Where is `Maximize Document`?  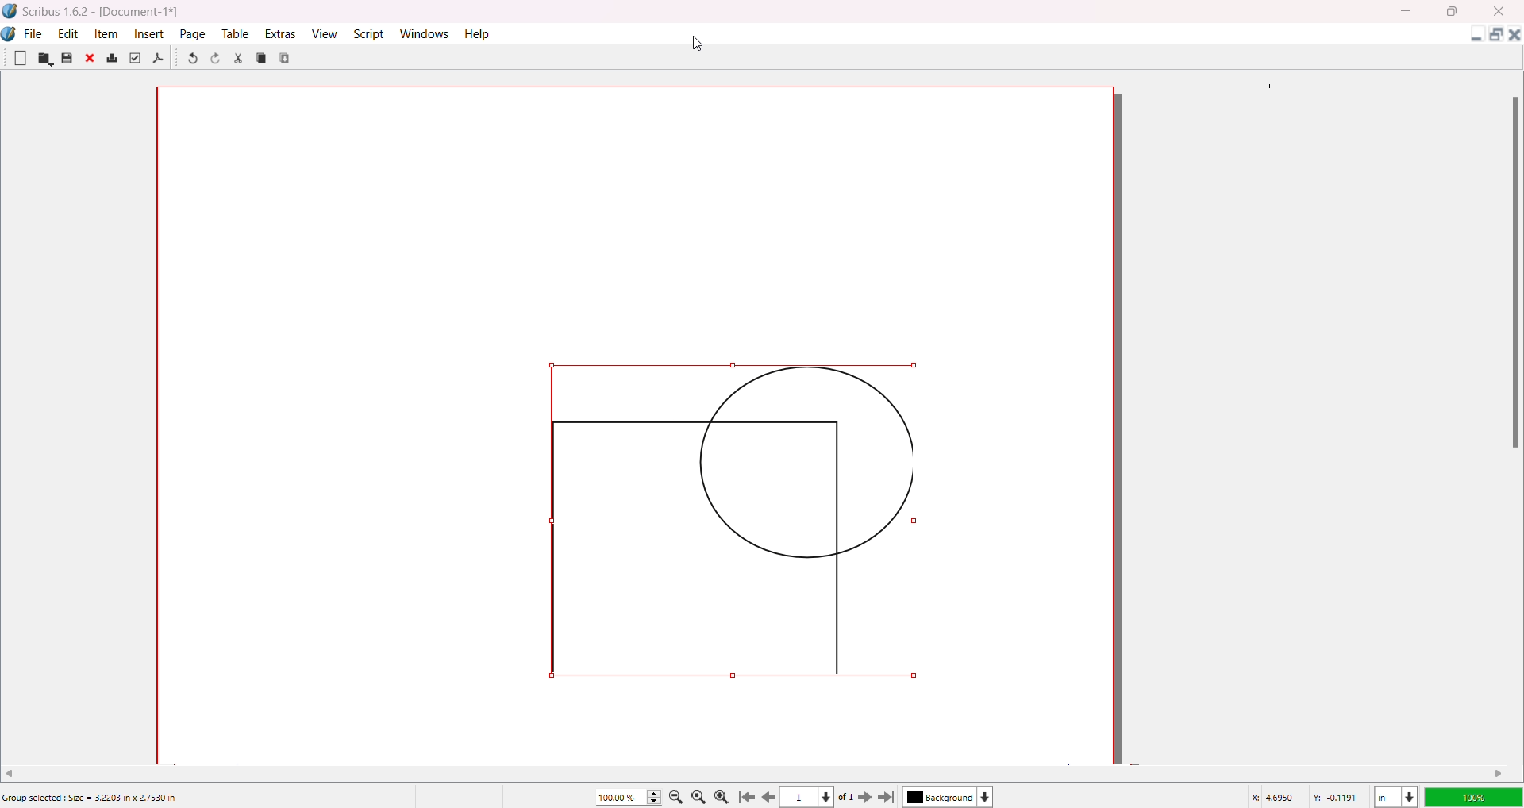 Maximize Document is located at coordinates (1495, 37).